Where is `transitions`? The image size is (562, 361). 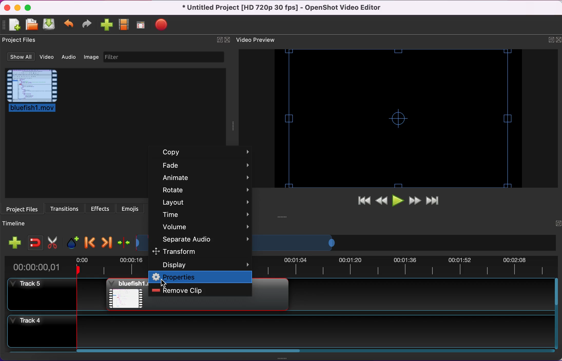 transitions is located at coordinates (64, 208).